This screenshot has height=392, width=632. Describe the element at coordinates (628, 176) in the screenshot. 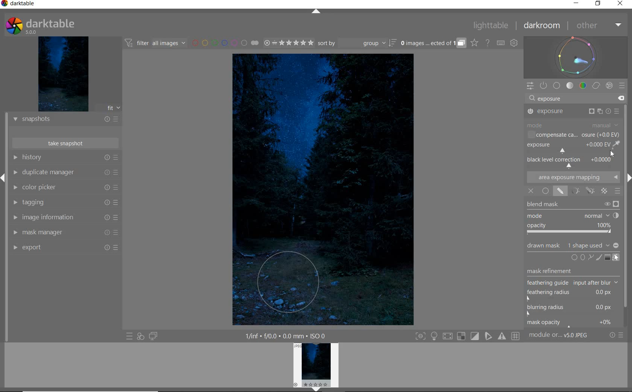

I see `Expand/Collapse` at that location.